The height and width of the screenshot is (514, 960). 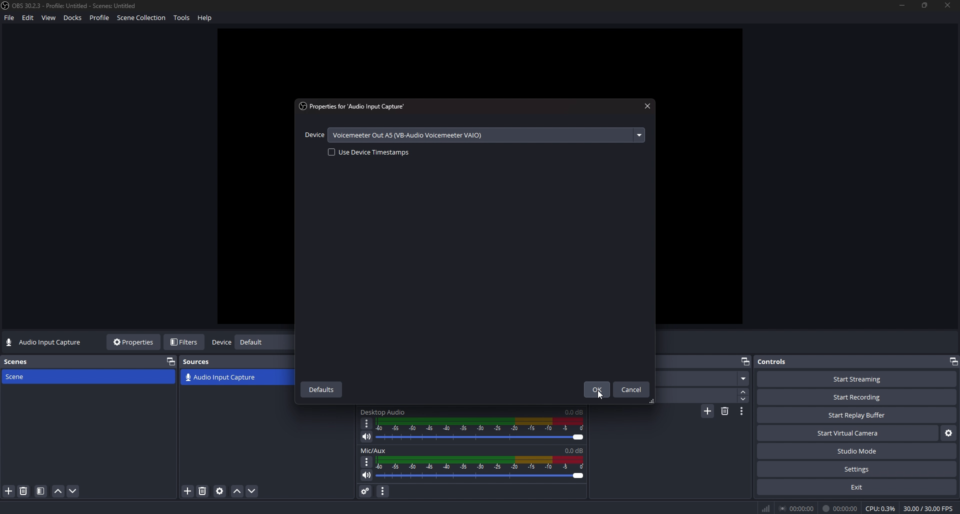 I want to click on cursor, so click(x=598, y=395).